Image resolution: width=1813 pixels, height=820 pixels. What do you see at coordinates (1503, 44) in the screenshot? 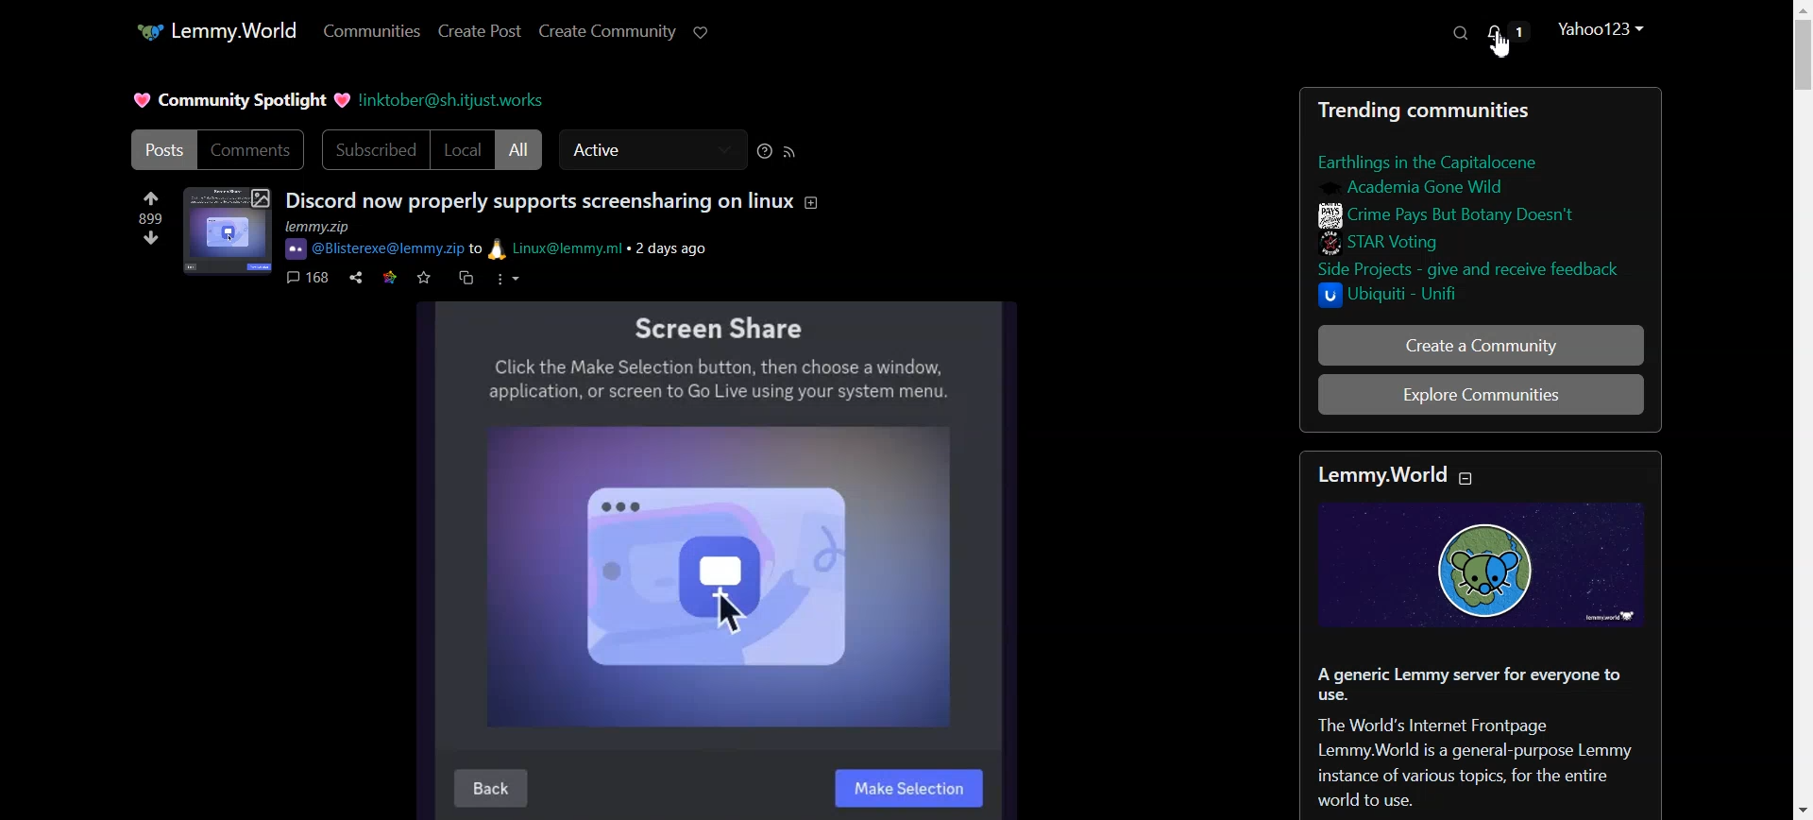
I see `Cursor` at bounding box center [1503, 44].